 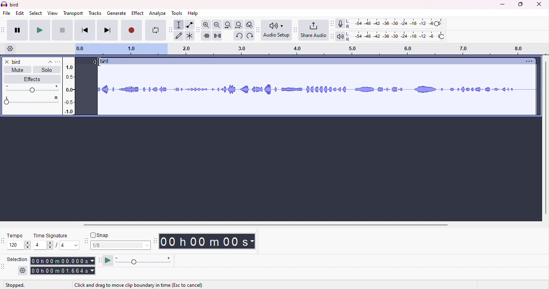 What do you see at coordinates (340, 36) in the screenshot?
I see `playback meter` at bounding box center [340, 36].